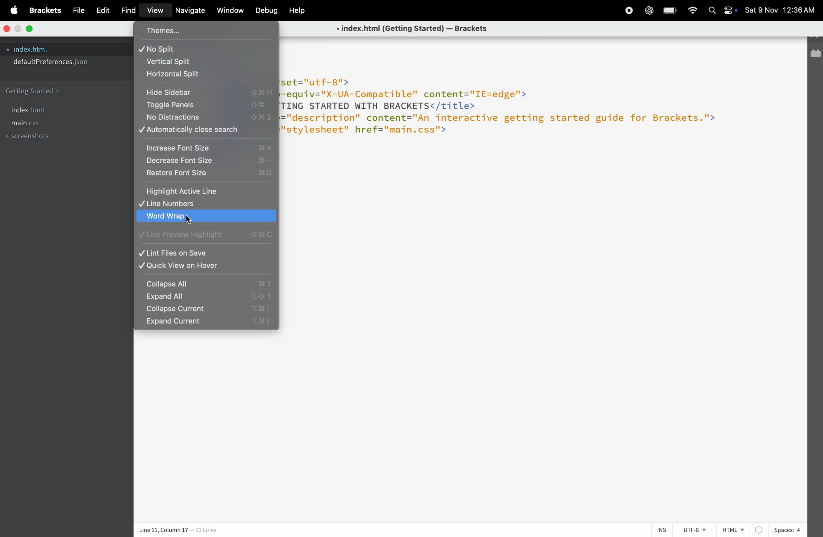  What do you see at coordinates (128, 11) in the screenshot?
I see `find` at bounding box center [128, 11].